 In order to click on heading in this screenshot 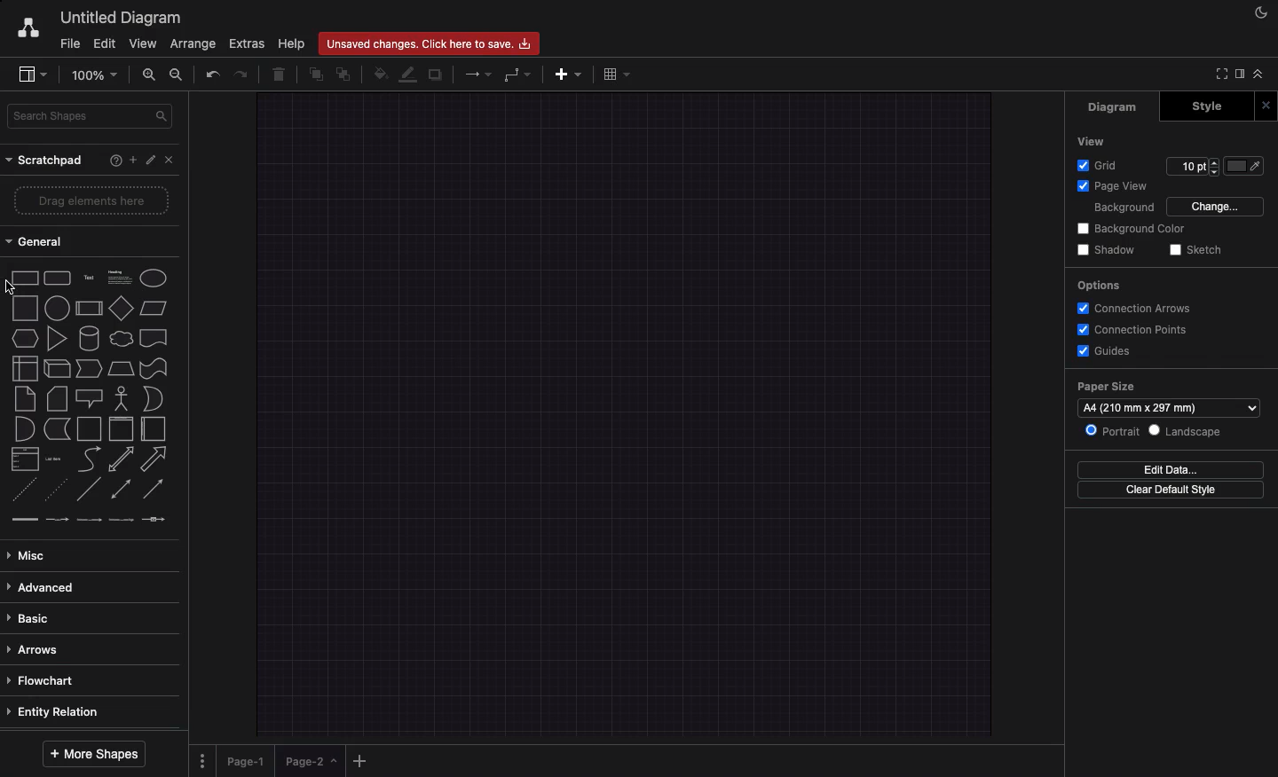, I will do `click(119, 276)`.